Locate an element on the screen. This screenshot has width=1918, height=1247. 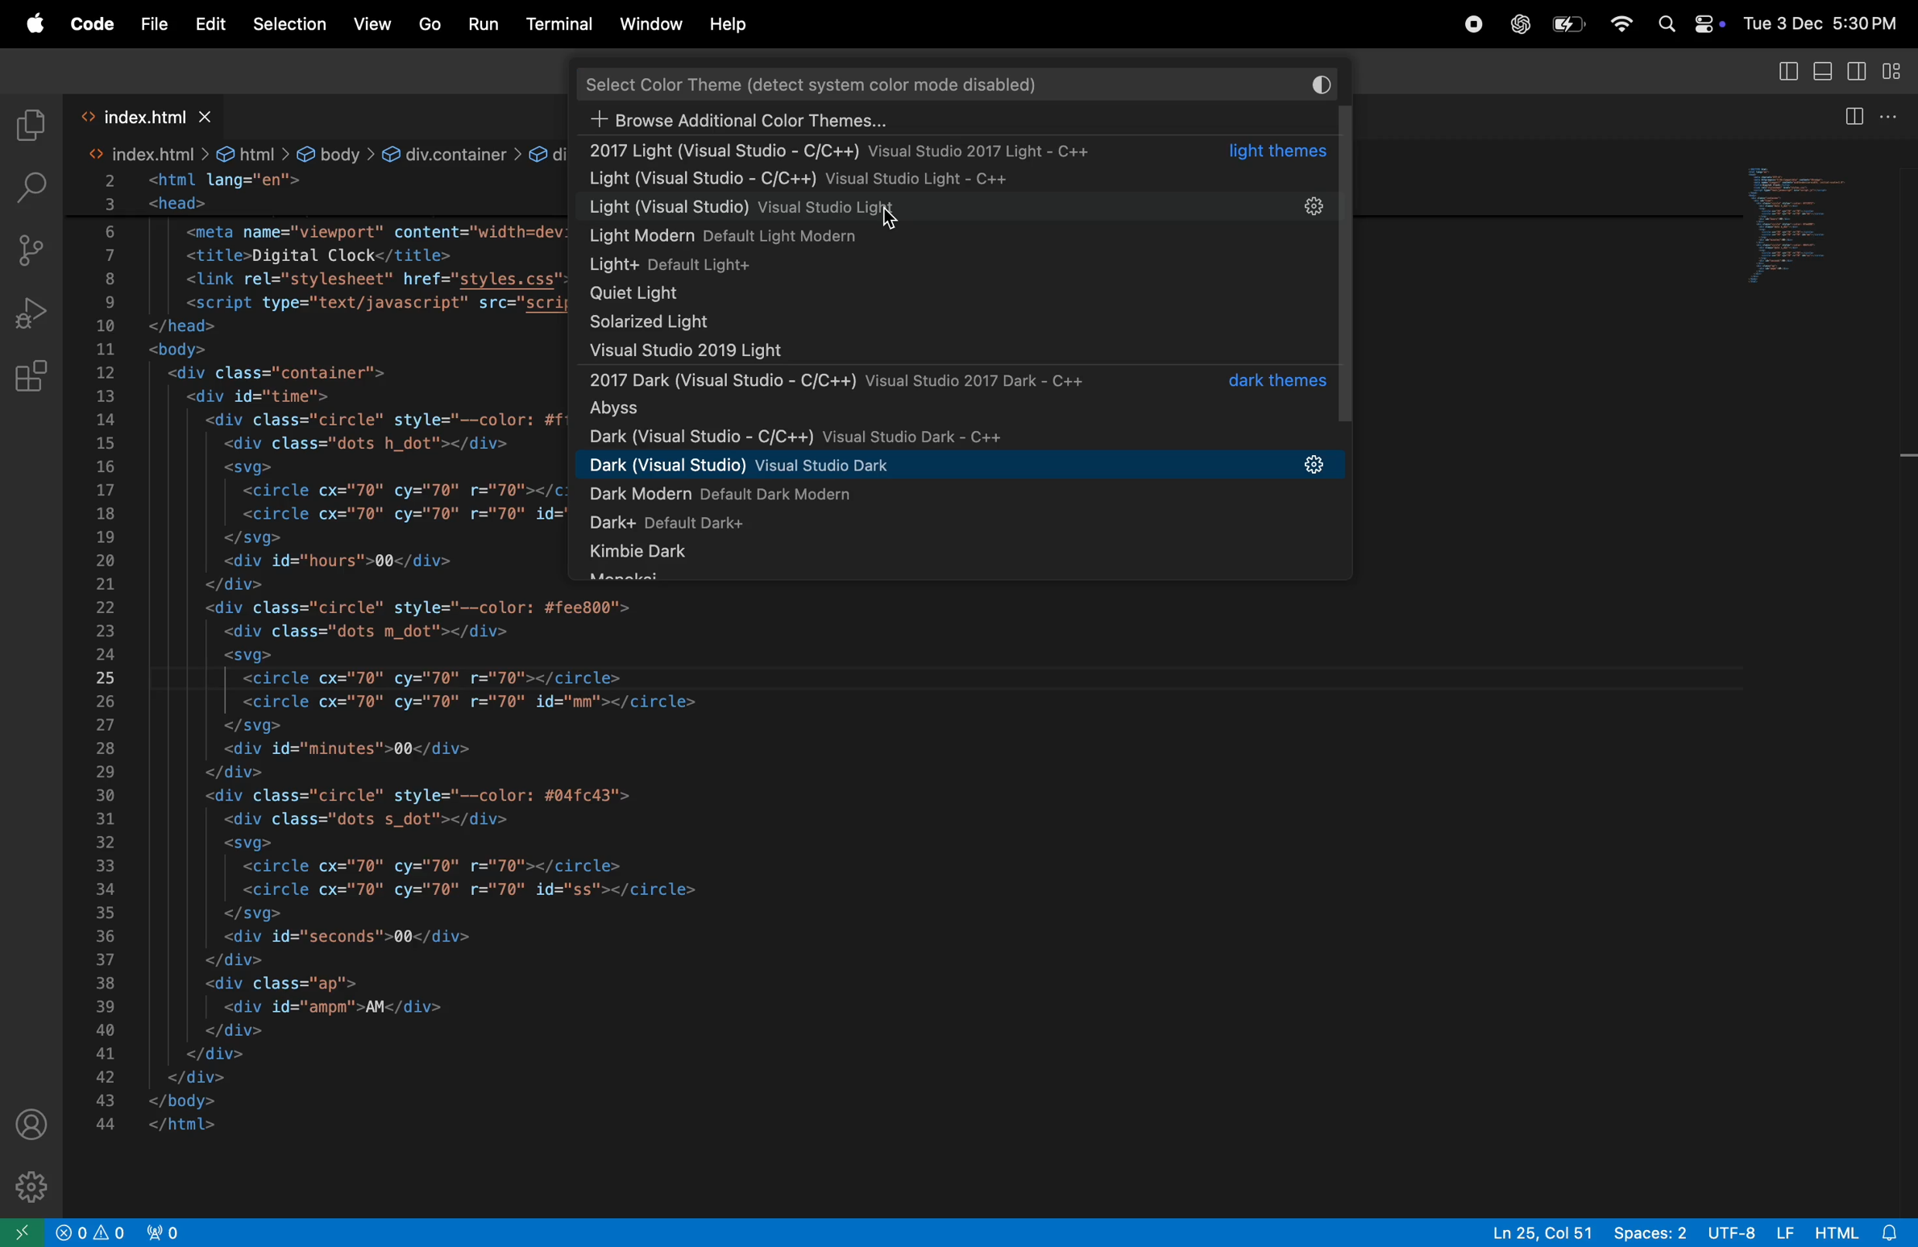
code is located at coordinates (90, 25).